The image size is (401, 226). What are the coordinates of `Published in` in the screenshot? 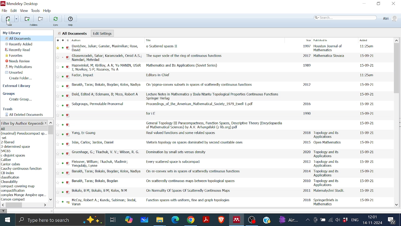 It's located at (330, 55).